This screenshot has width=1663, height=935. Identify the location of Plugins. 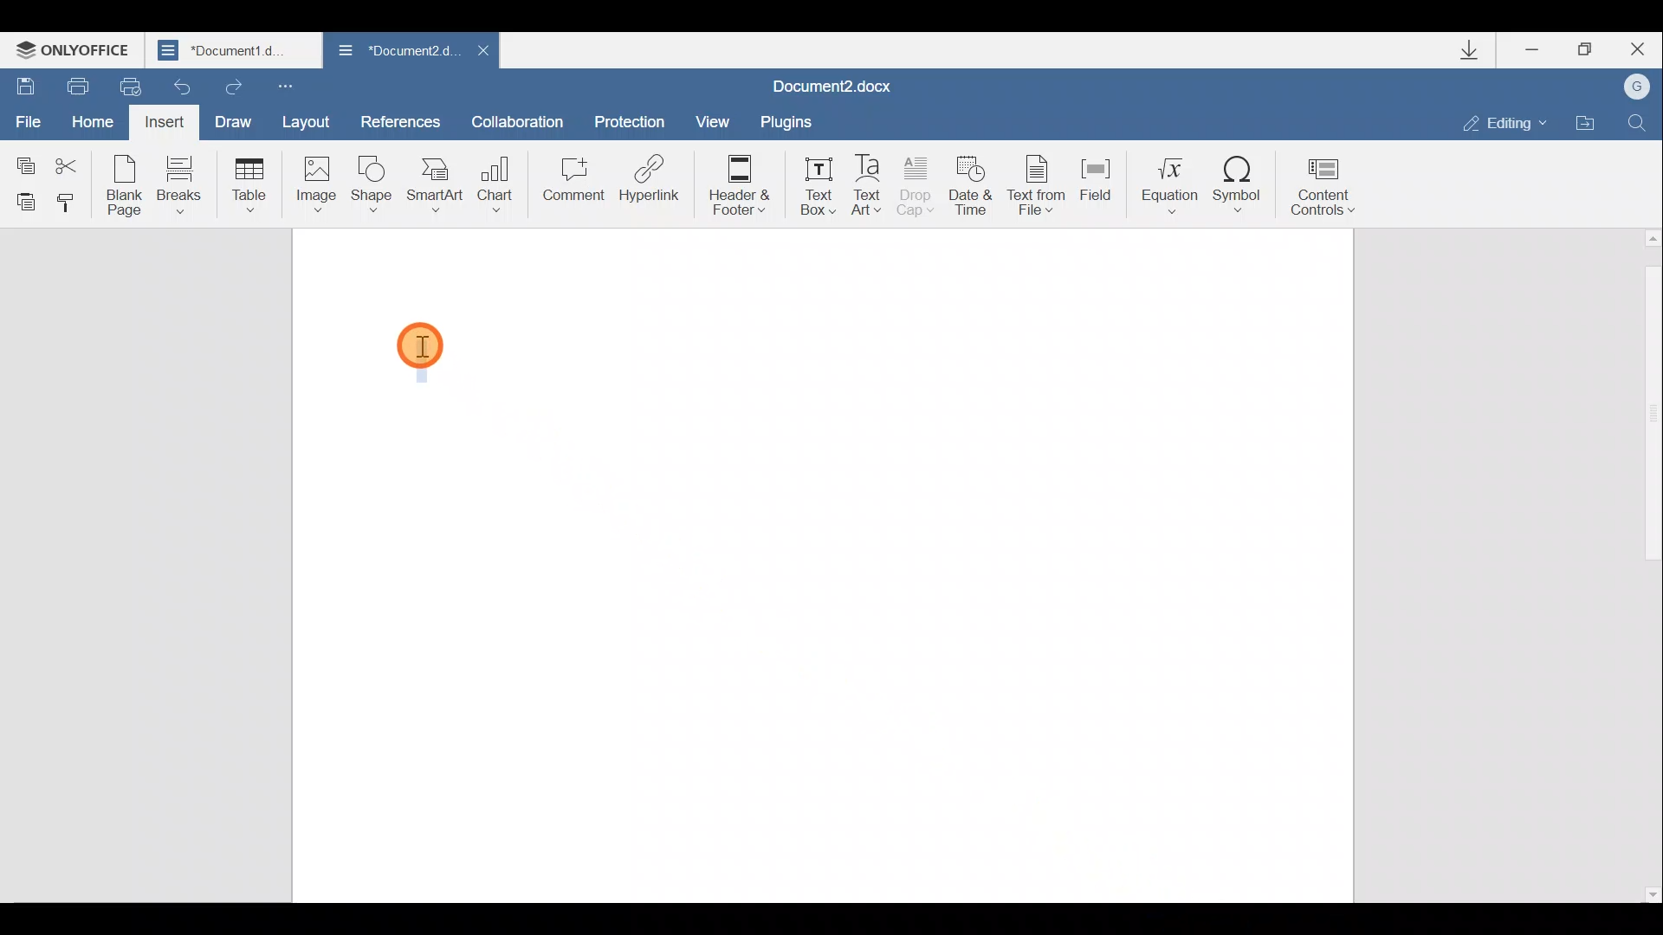
(784, 121).